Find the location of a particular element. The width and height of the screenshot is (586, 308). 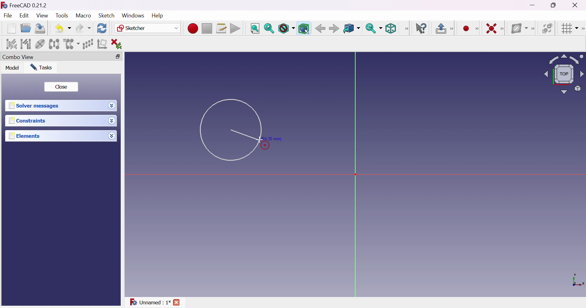

Close is located at coordinates (578, 5).